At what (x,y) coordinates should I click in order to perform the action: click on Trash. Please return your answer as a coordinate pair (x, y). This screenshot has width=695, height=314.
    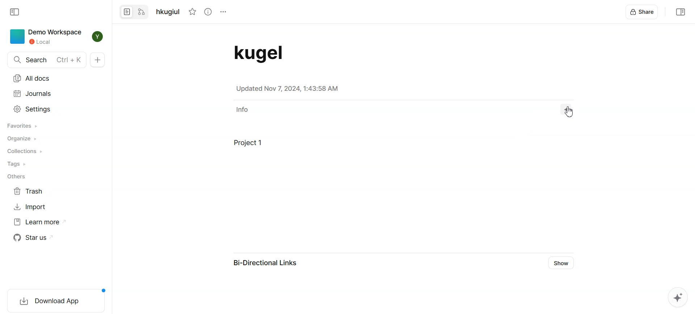
    Looking at the image, I should click on (31, 191).